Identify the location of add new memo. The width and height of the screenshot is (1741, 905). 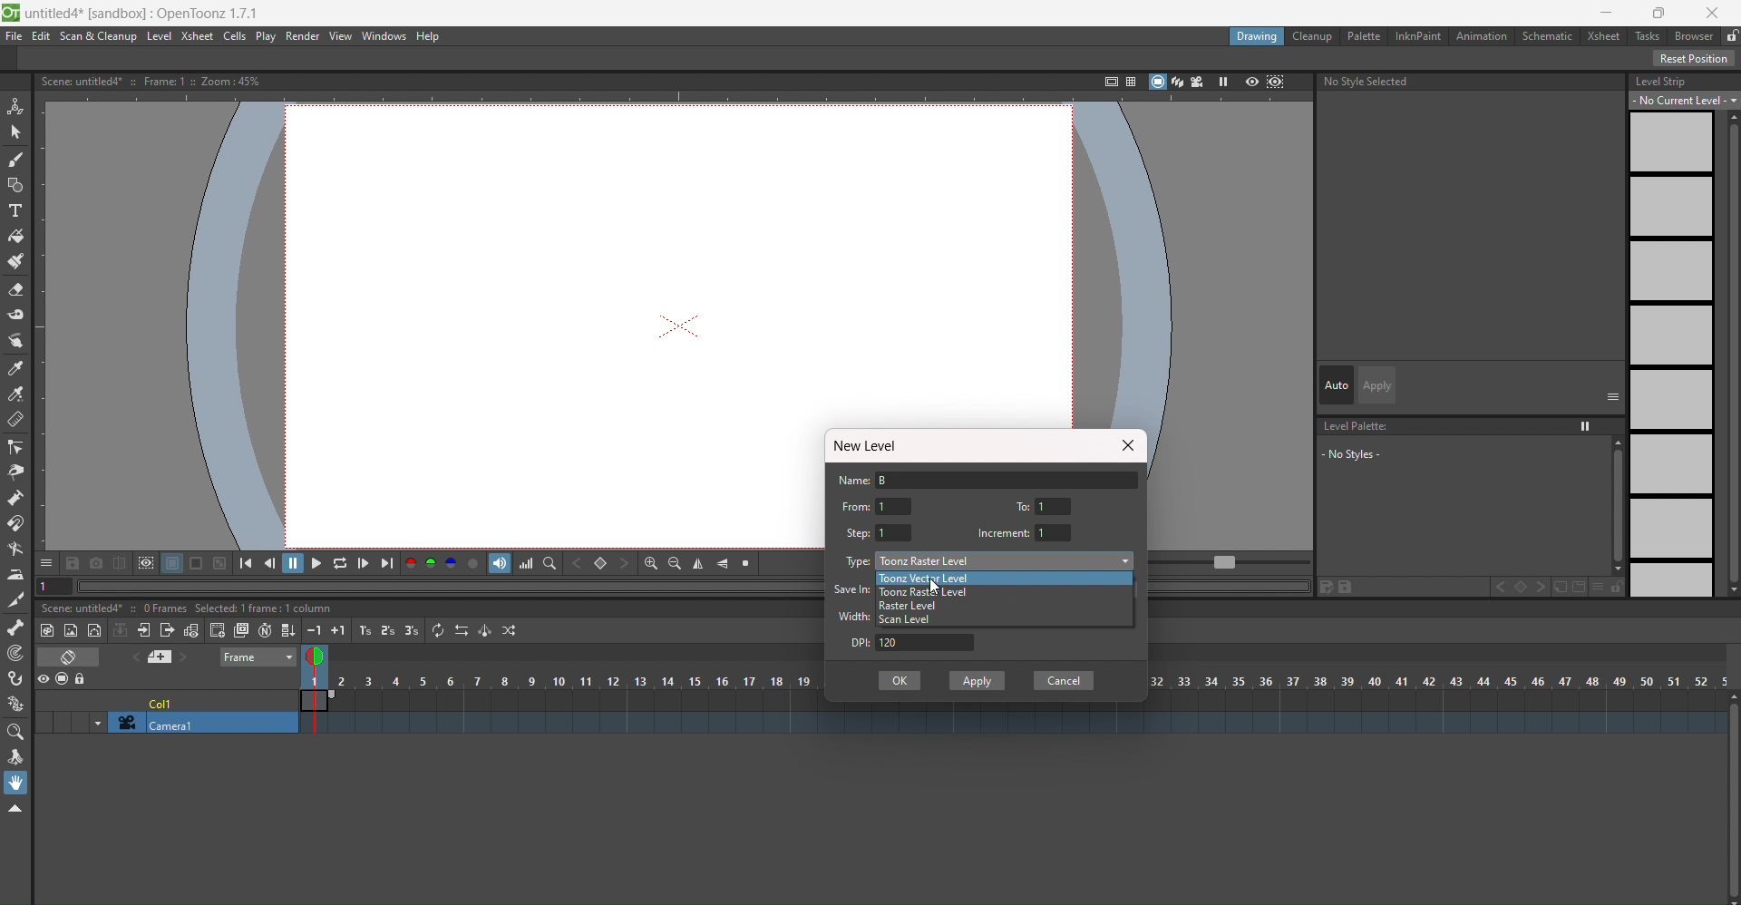
(165, 657).